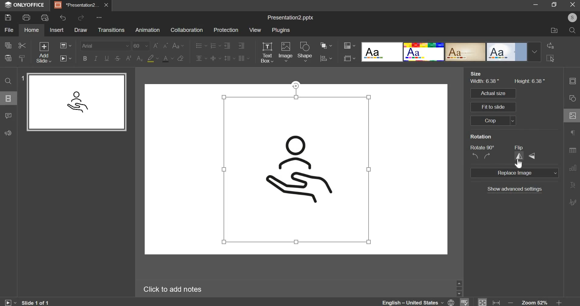 The width and height of the screenshot is (580, 306). I want to click on signature, so click(572, 203).